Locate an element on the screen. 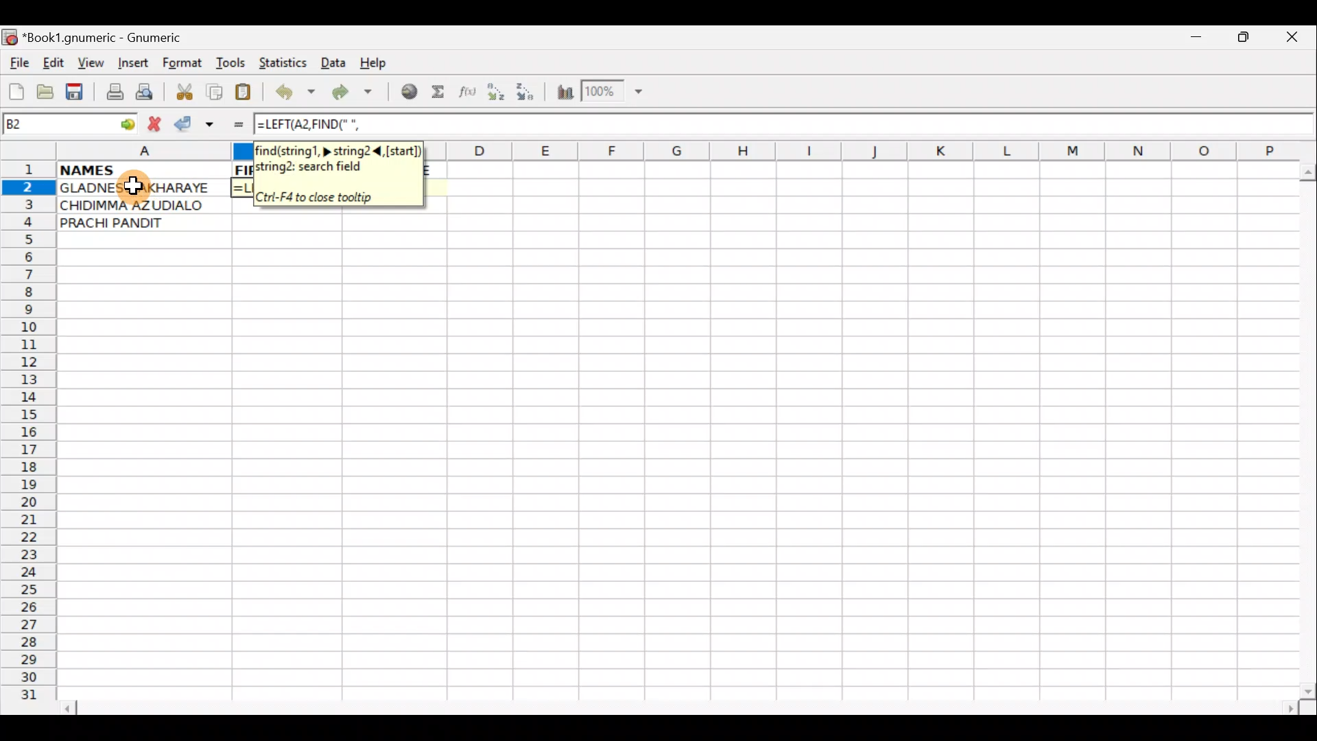  Format is located at coordinates (185, 64).